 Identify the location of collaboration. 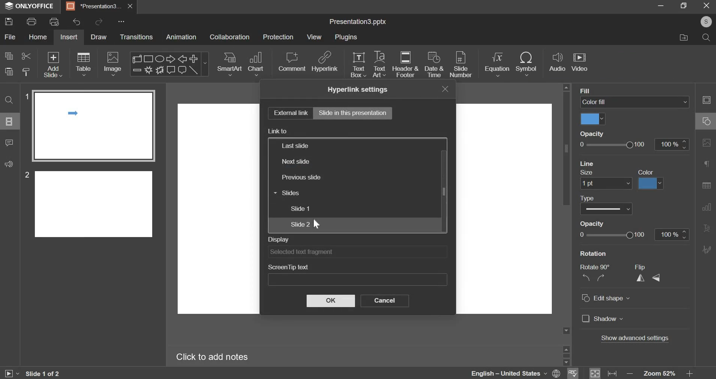
(230, 37).